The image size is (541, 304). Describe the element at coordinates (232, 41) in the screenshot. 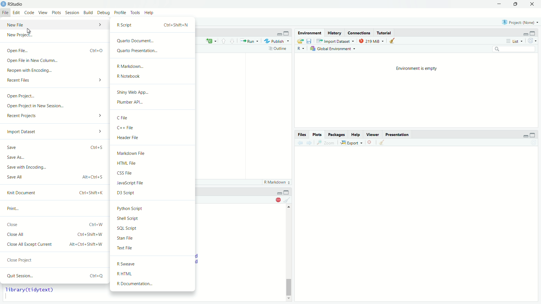

I see `go to next section` at that location.